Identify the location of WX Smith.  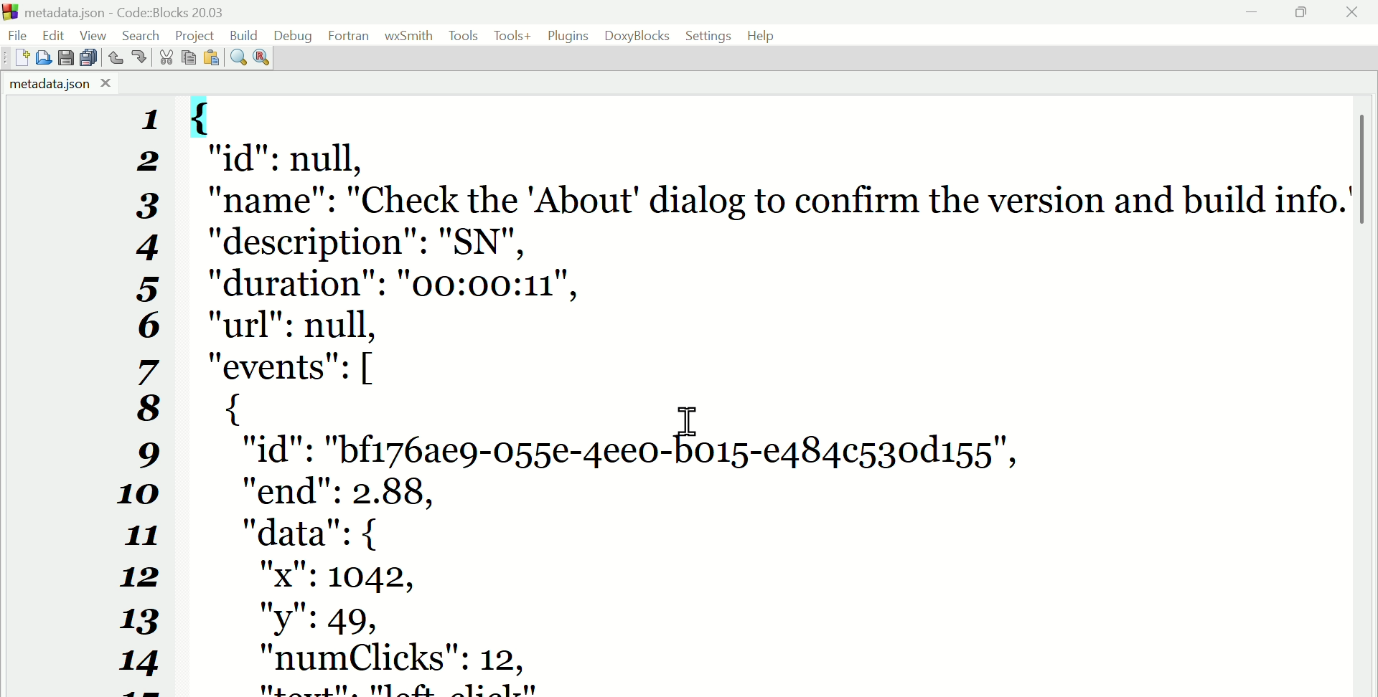
(409, 35).